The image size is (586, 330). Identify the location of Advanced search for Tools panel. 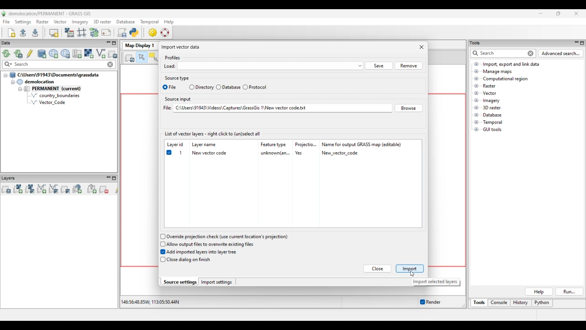
(561, 53).